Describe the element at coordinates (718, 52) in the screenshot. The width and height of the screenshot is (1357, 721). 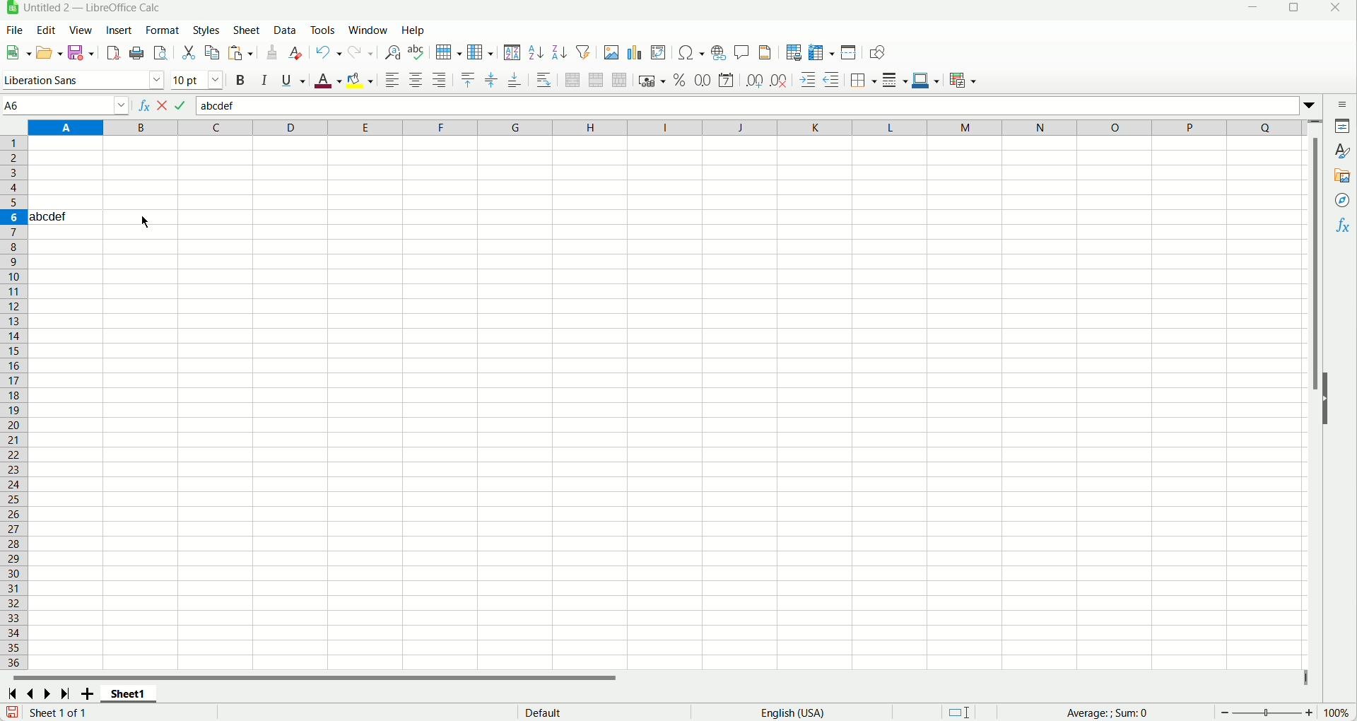
I see `insert hyperlink` at that location.